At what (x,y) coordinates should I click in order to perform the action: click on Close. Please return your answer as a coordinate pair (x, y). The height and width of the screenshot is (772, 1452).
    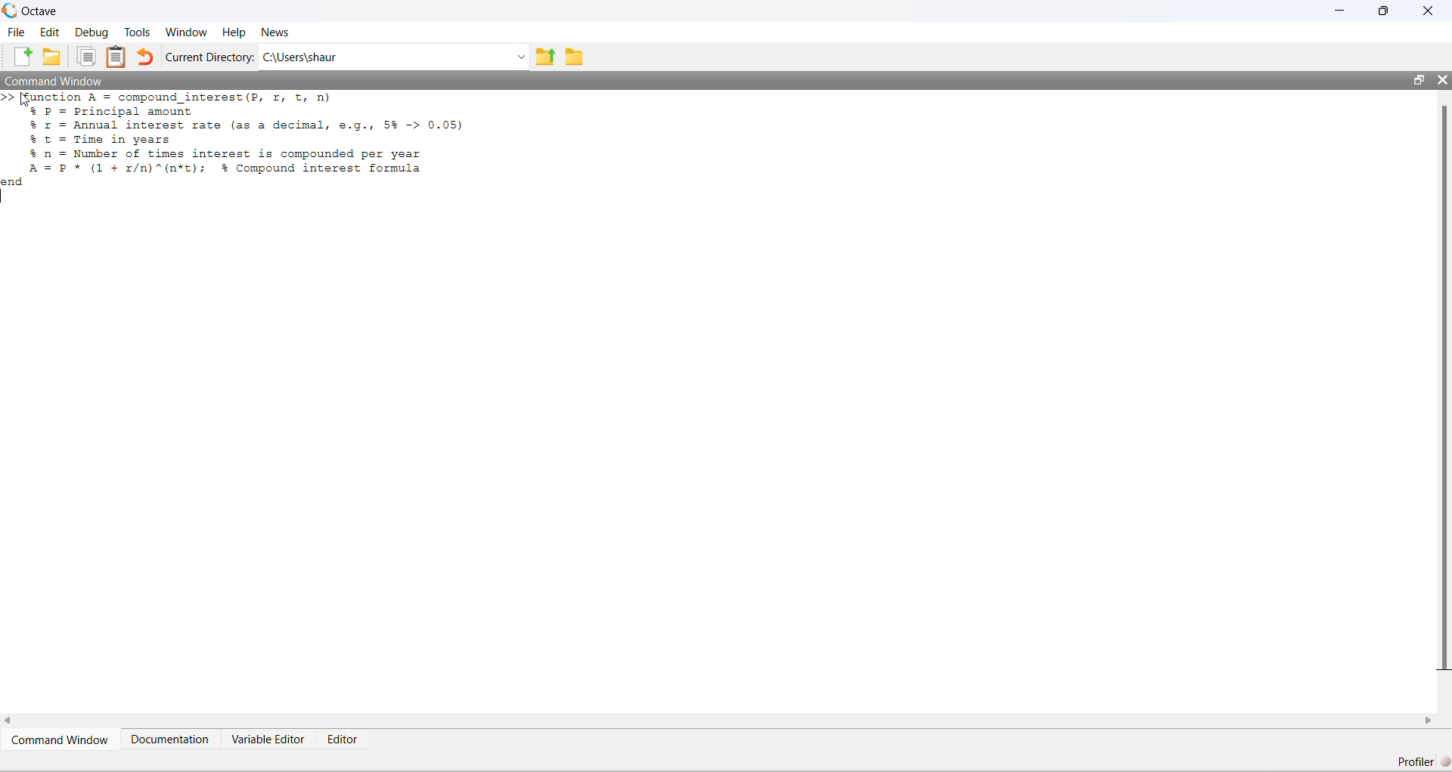
    Looking at the image, I should click on (1441, 79).